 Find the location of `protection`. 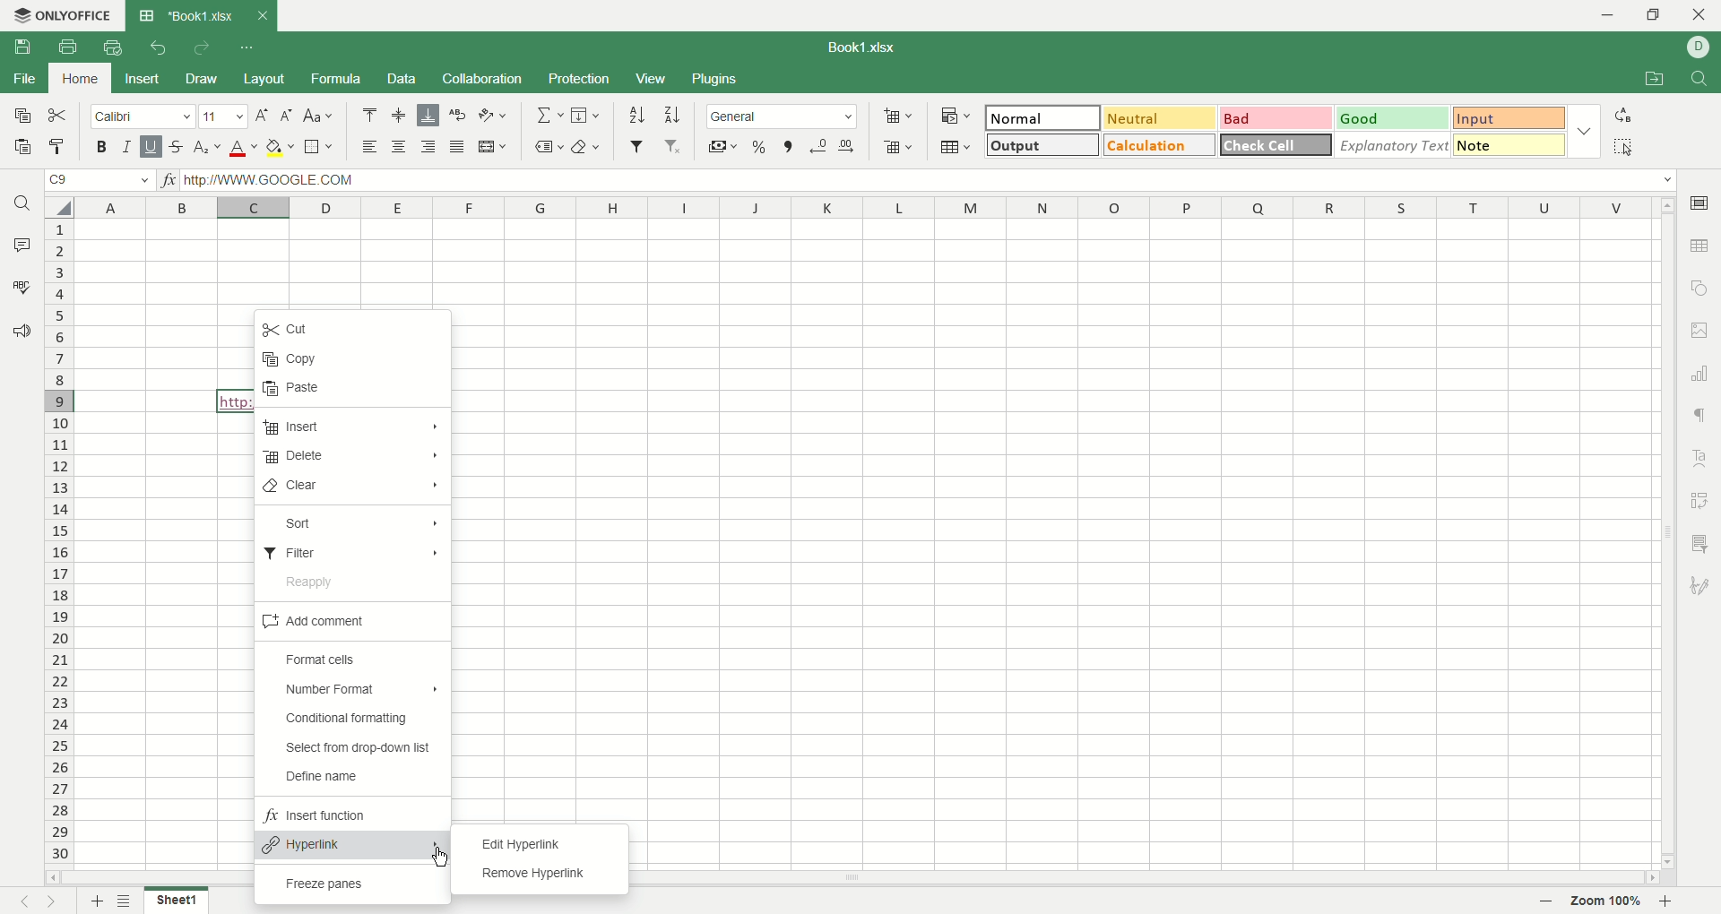

protection is located at coordinates (577, 79).